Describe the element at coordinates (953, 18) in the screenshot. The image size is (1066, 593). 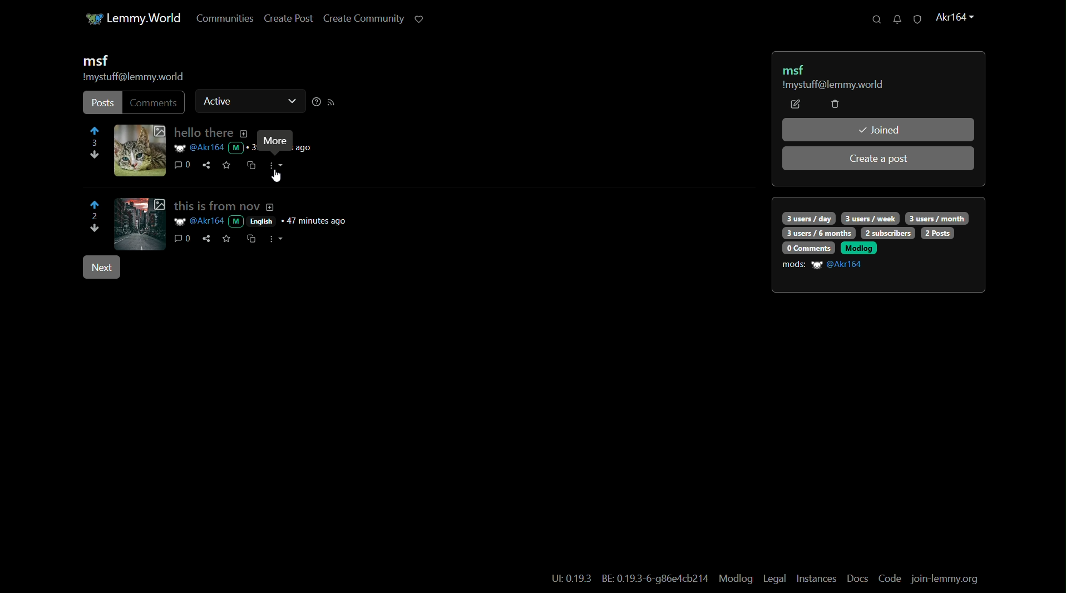
I see `profile` at that location.